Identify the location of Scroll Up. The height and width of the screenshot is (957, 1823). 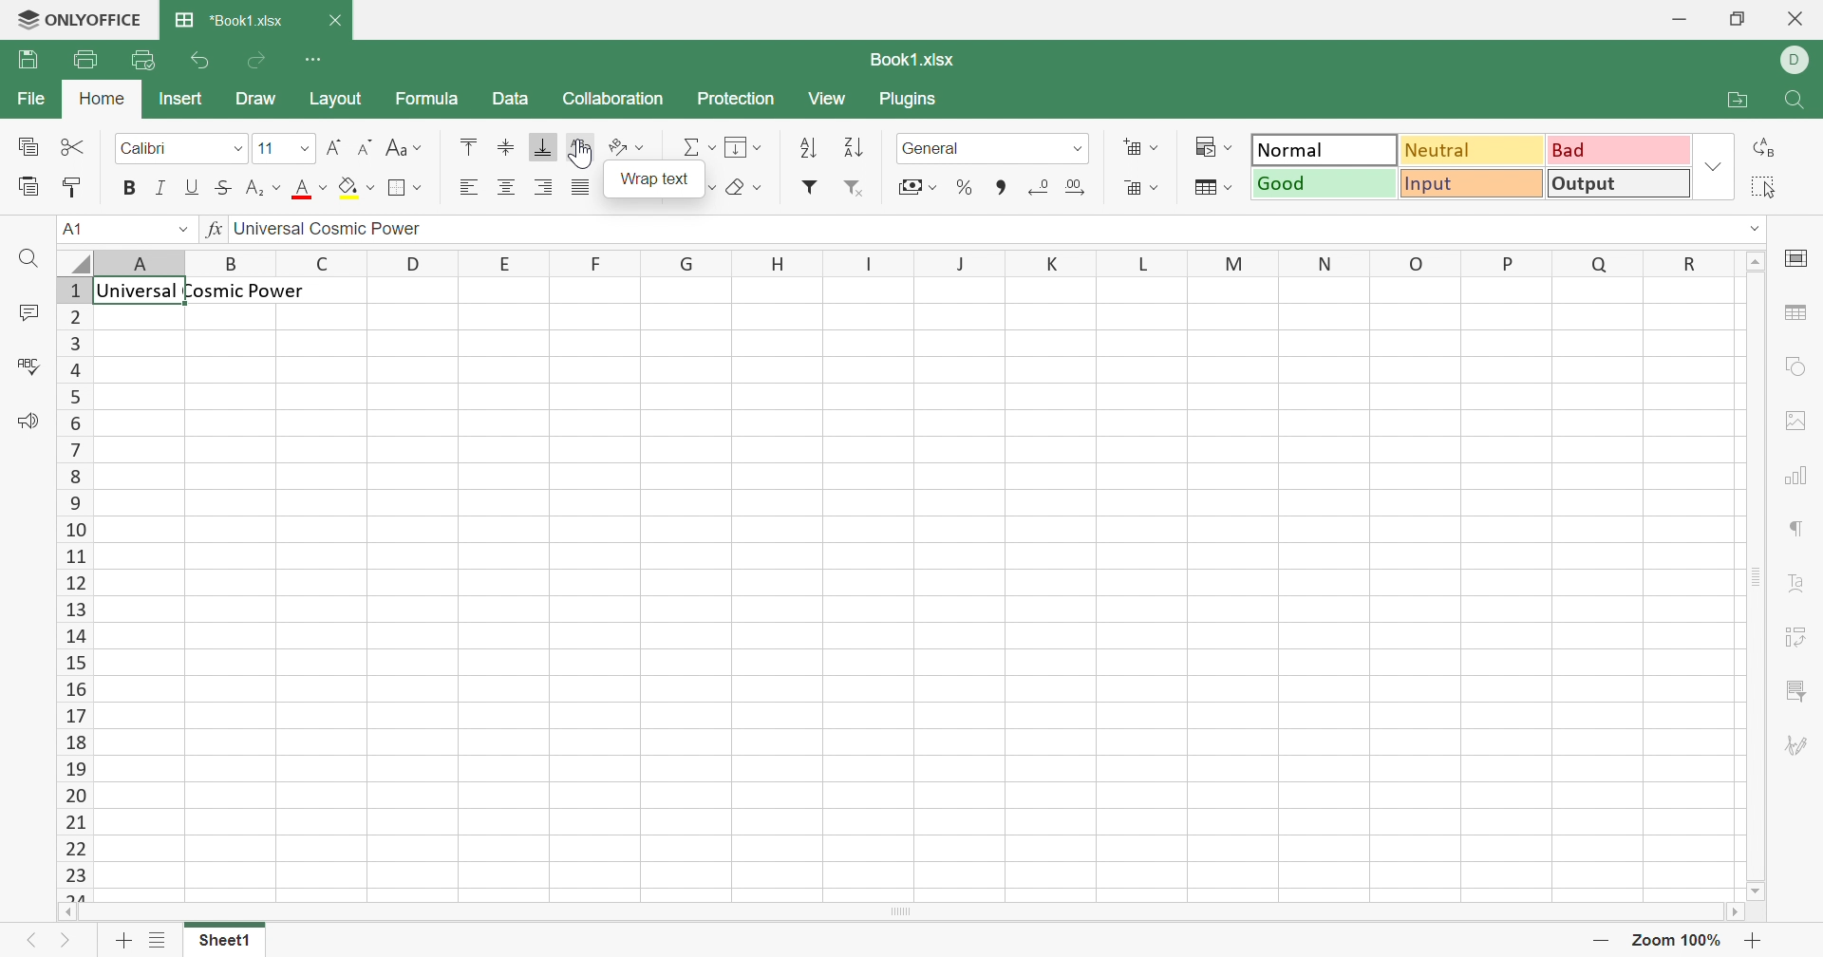
(1758, 263).